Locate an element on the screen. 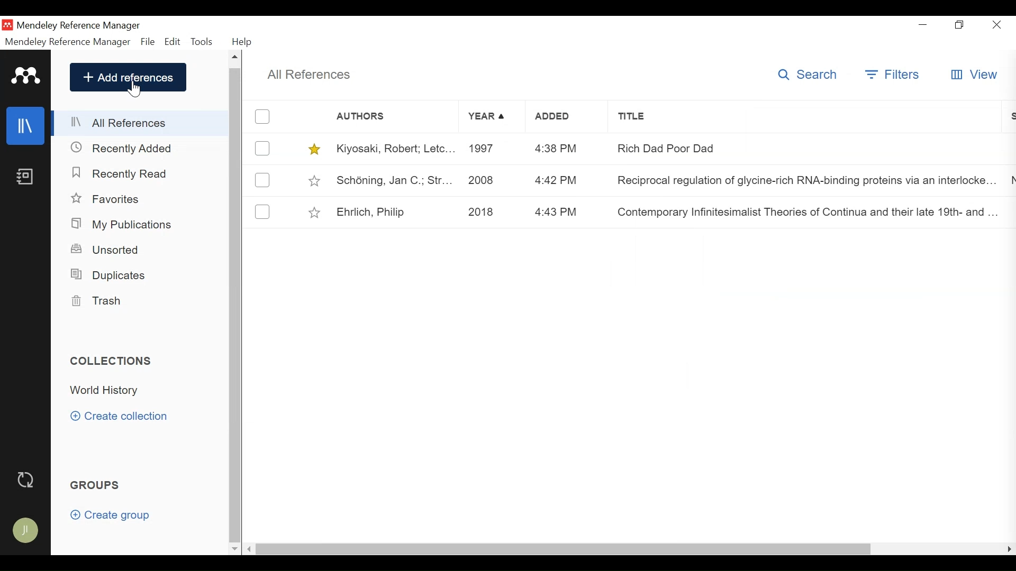  Create group is located at coordinates (110, 515).